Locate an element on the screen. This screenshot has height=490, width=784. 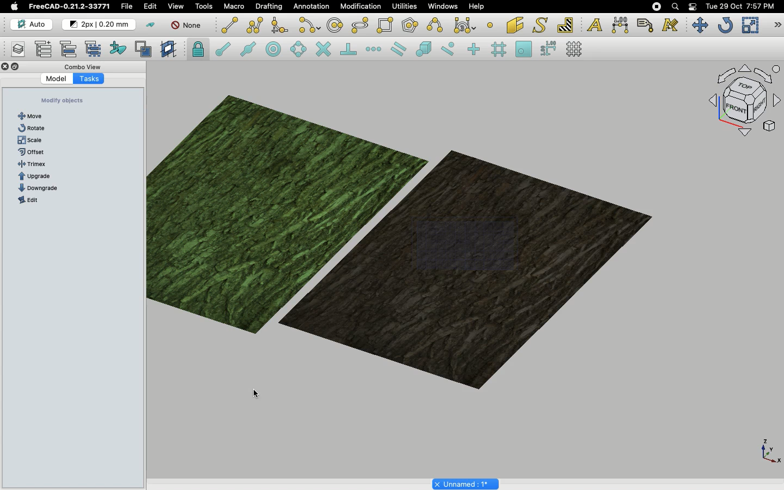
Refresh is located at coordinates (725, 26).